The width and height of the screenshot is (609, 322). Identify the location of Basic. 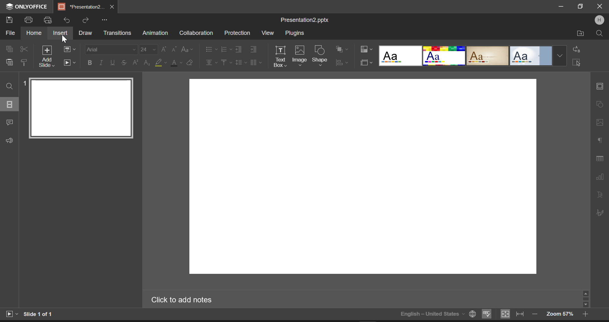
(444, 56).